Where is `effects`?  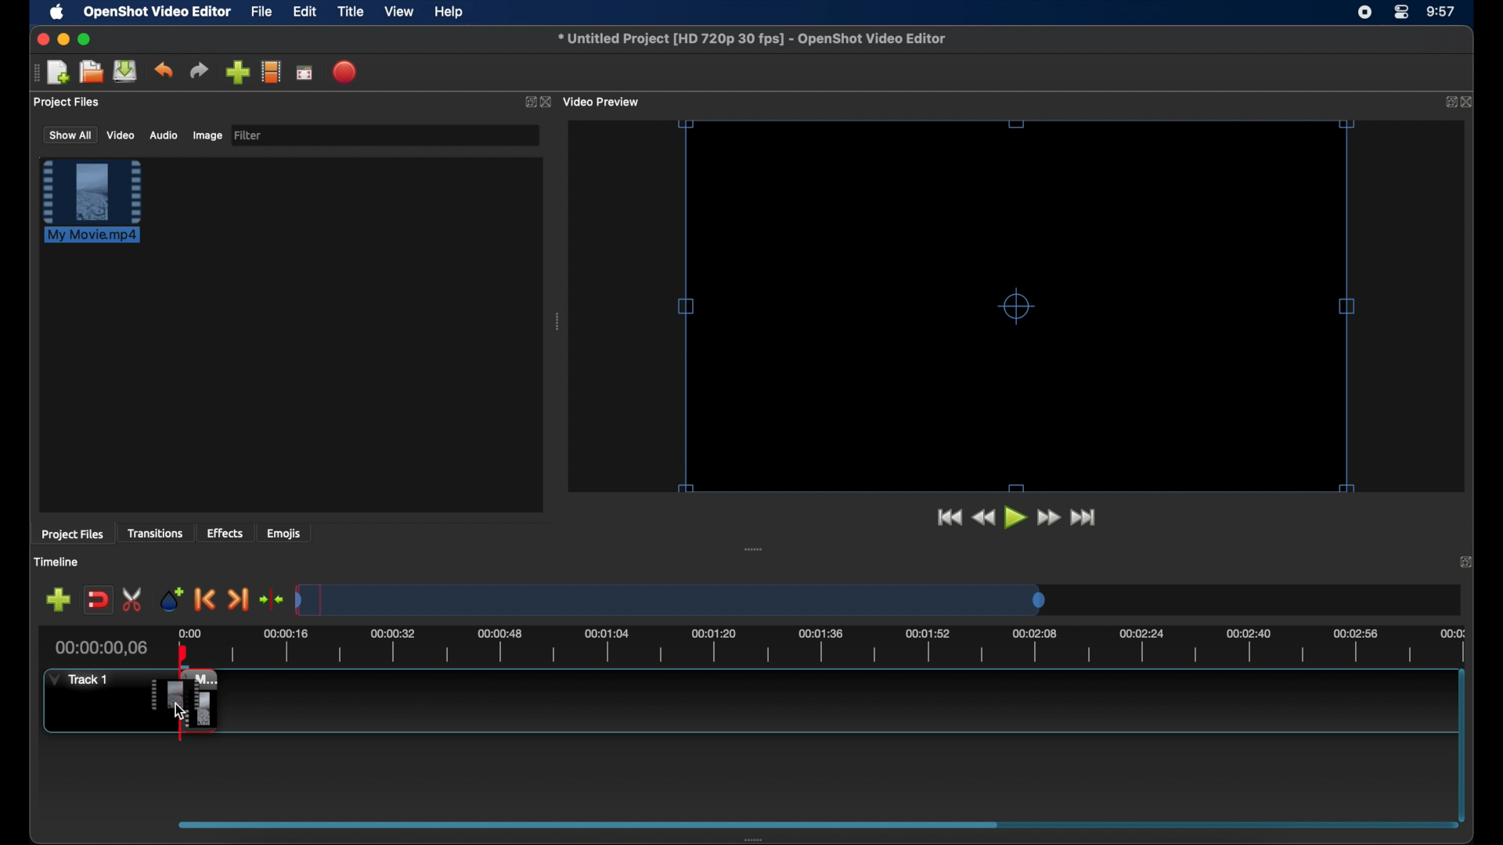 effects is located at coordinates (225, 533).